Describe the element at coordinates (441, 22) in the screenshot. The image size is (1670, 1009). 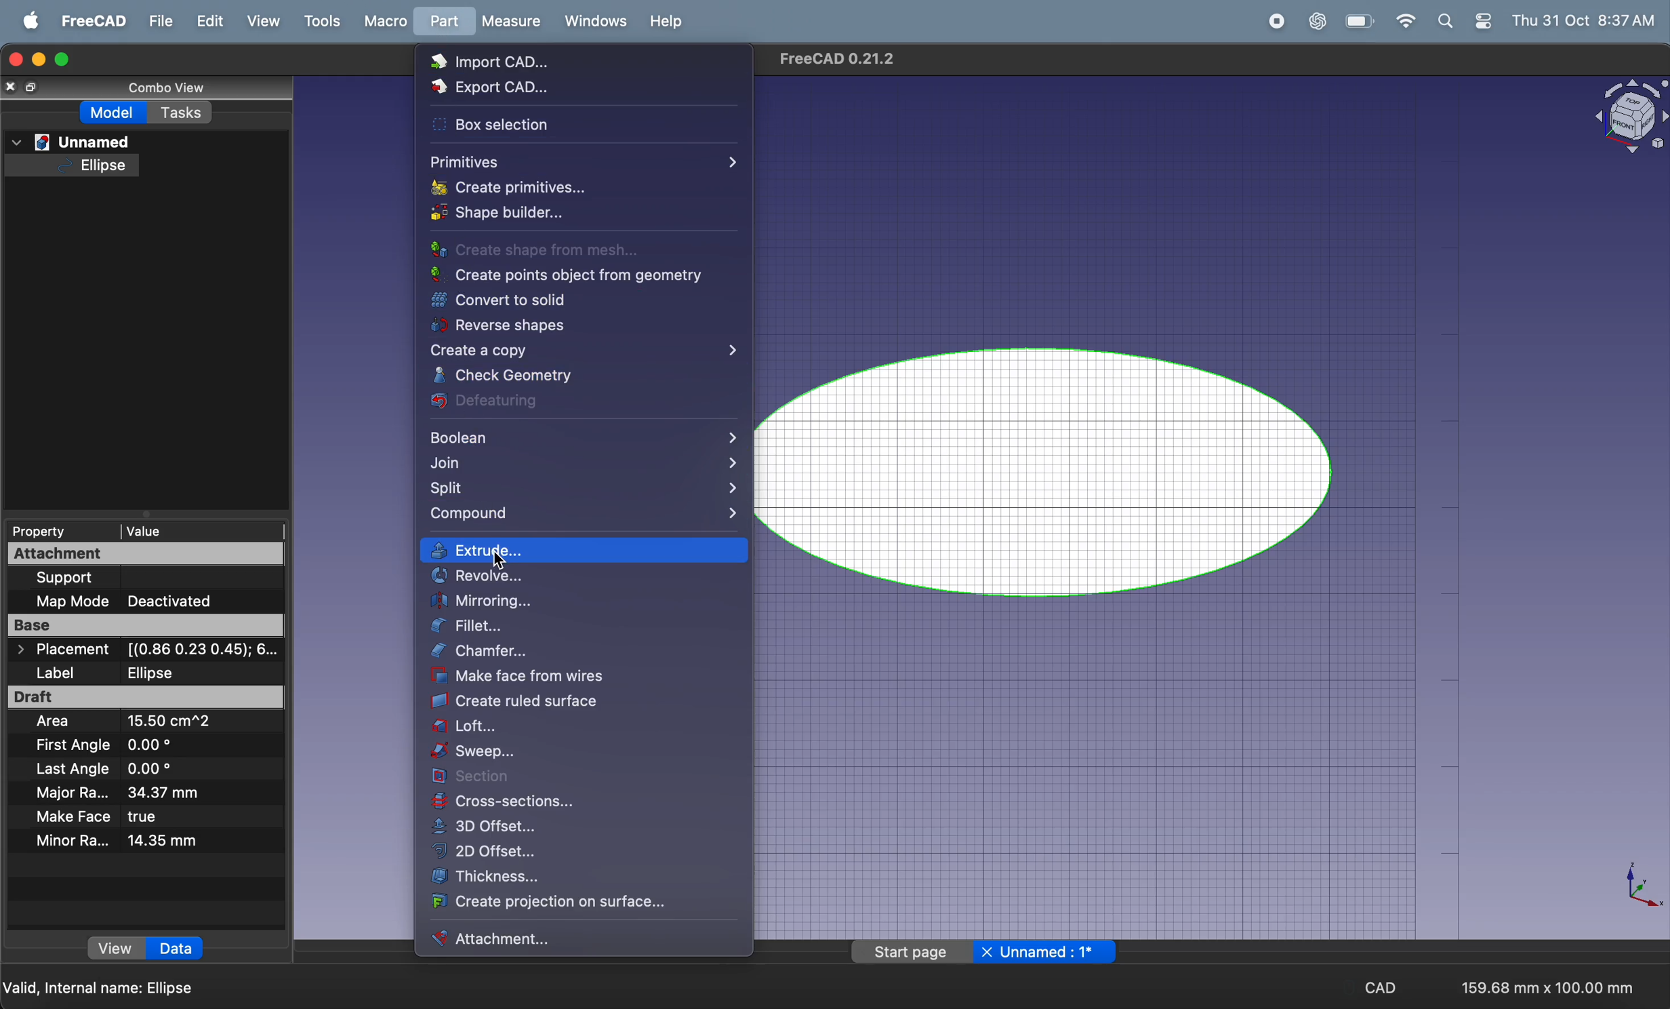
I see `part` at that location.